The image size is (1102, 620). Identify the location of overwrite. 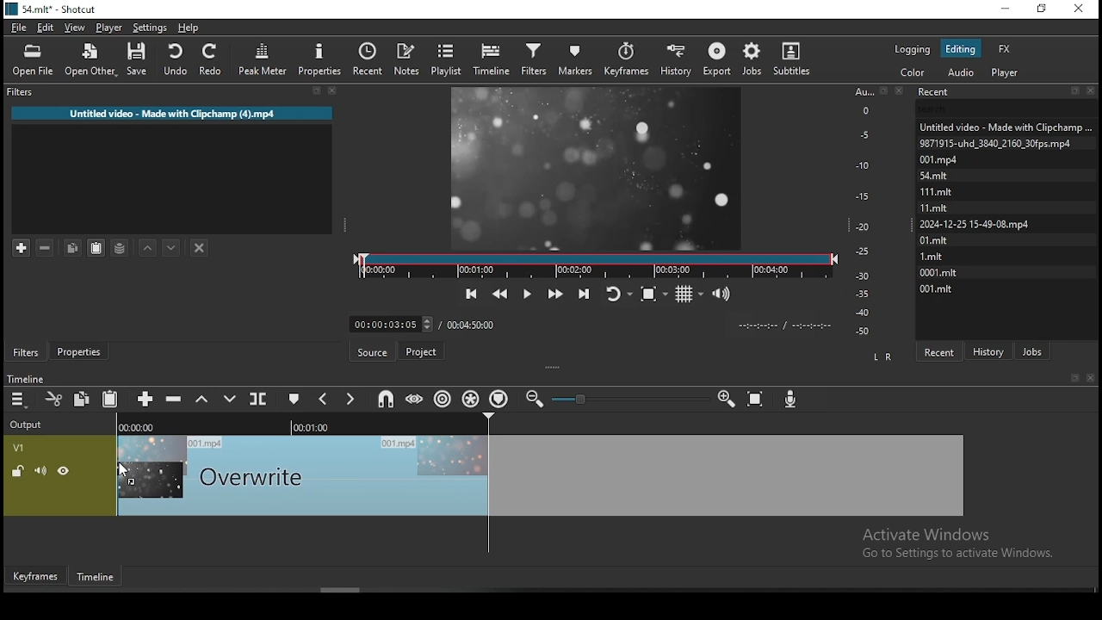
(230, 398).